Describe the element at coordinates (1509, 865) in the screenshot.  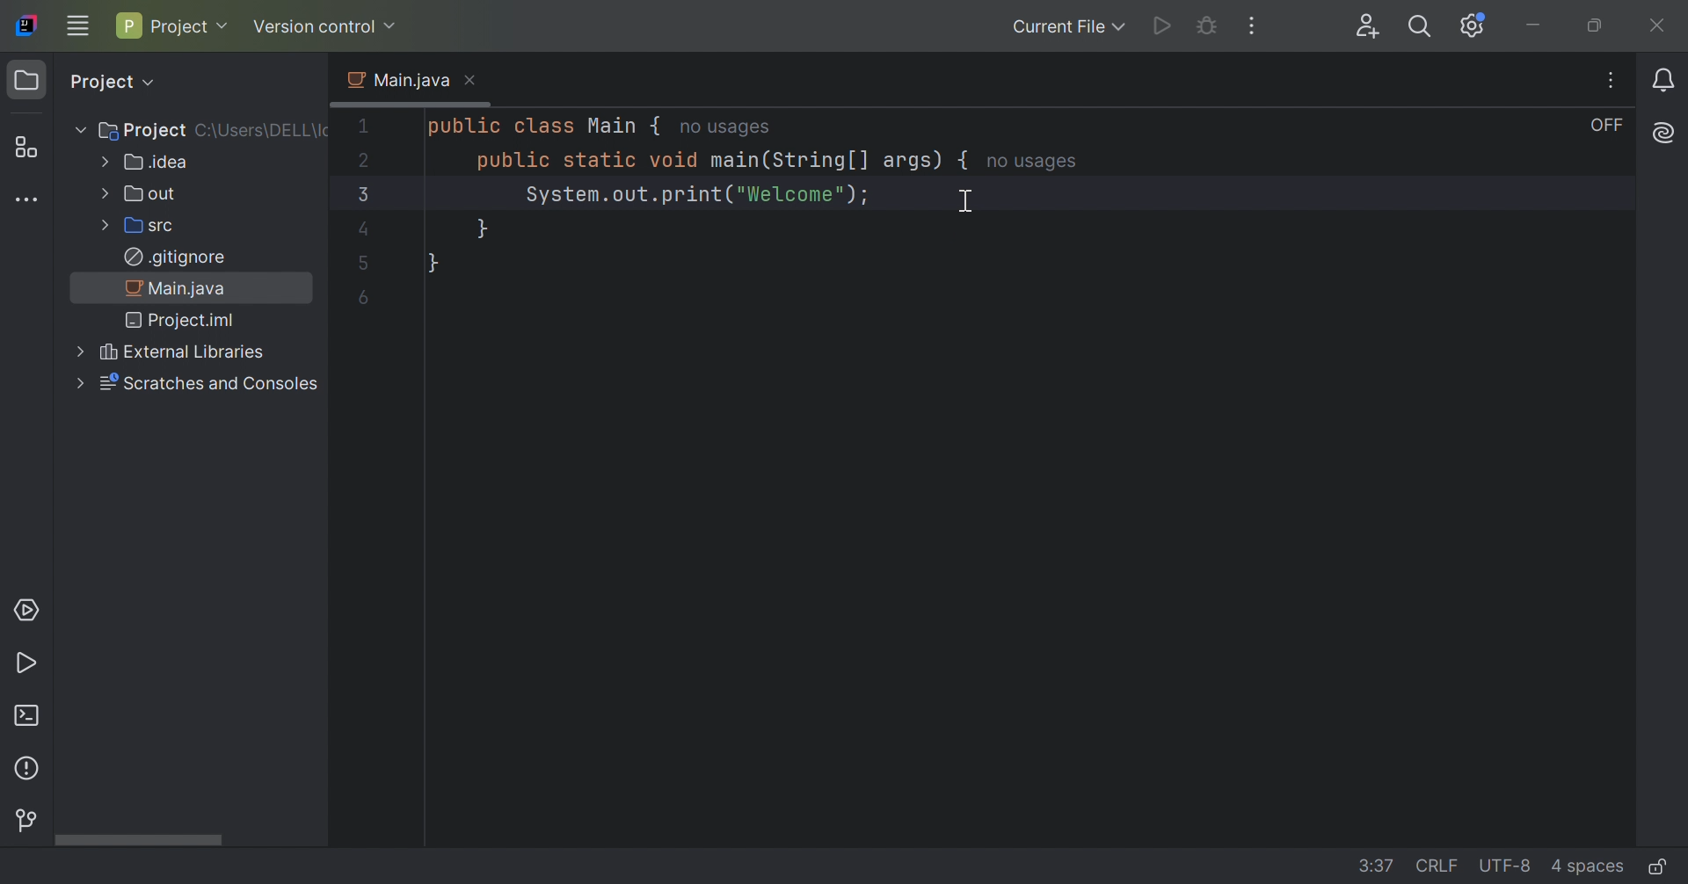
I see `UTF-8` at that location.